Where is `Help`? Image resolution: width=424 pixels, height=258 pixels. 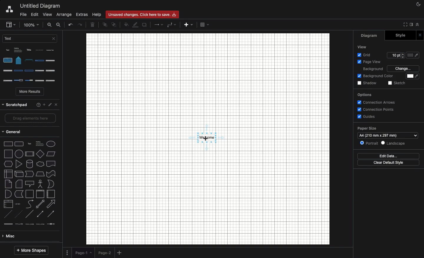 Help is located at coordinates (97, 15).